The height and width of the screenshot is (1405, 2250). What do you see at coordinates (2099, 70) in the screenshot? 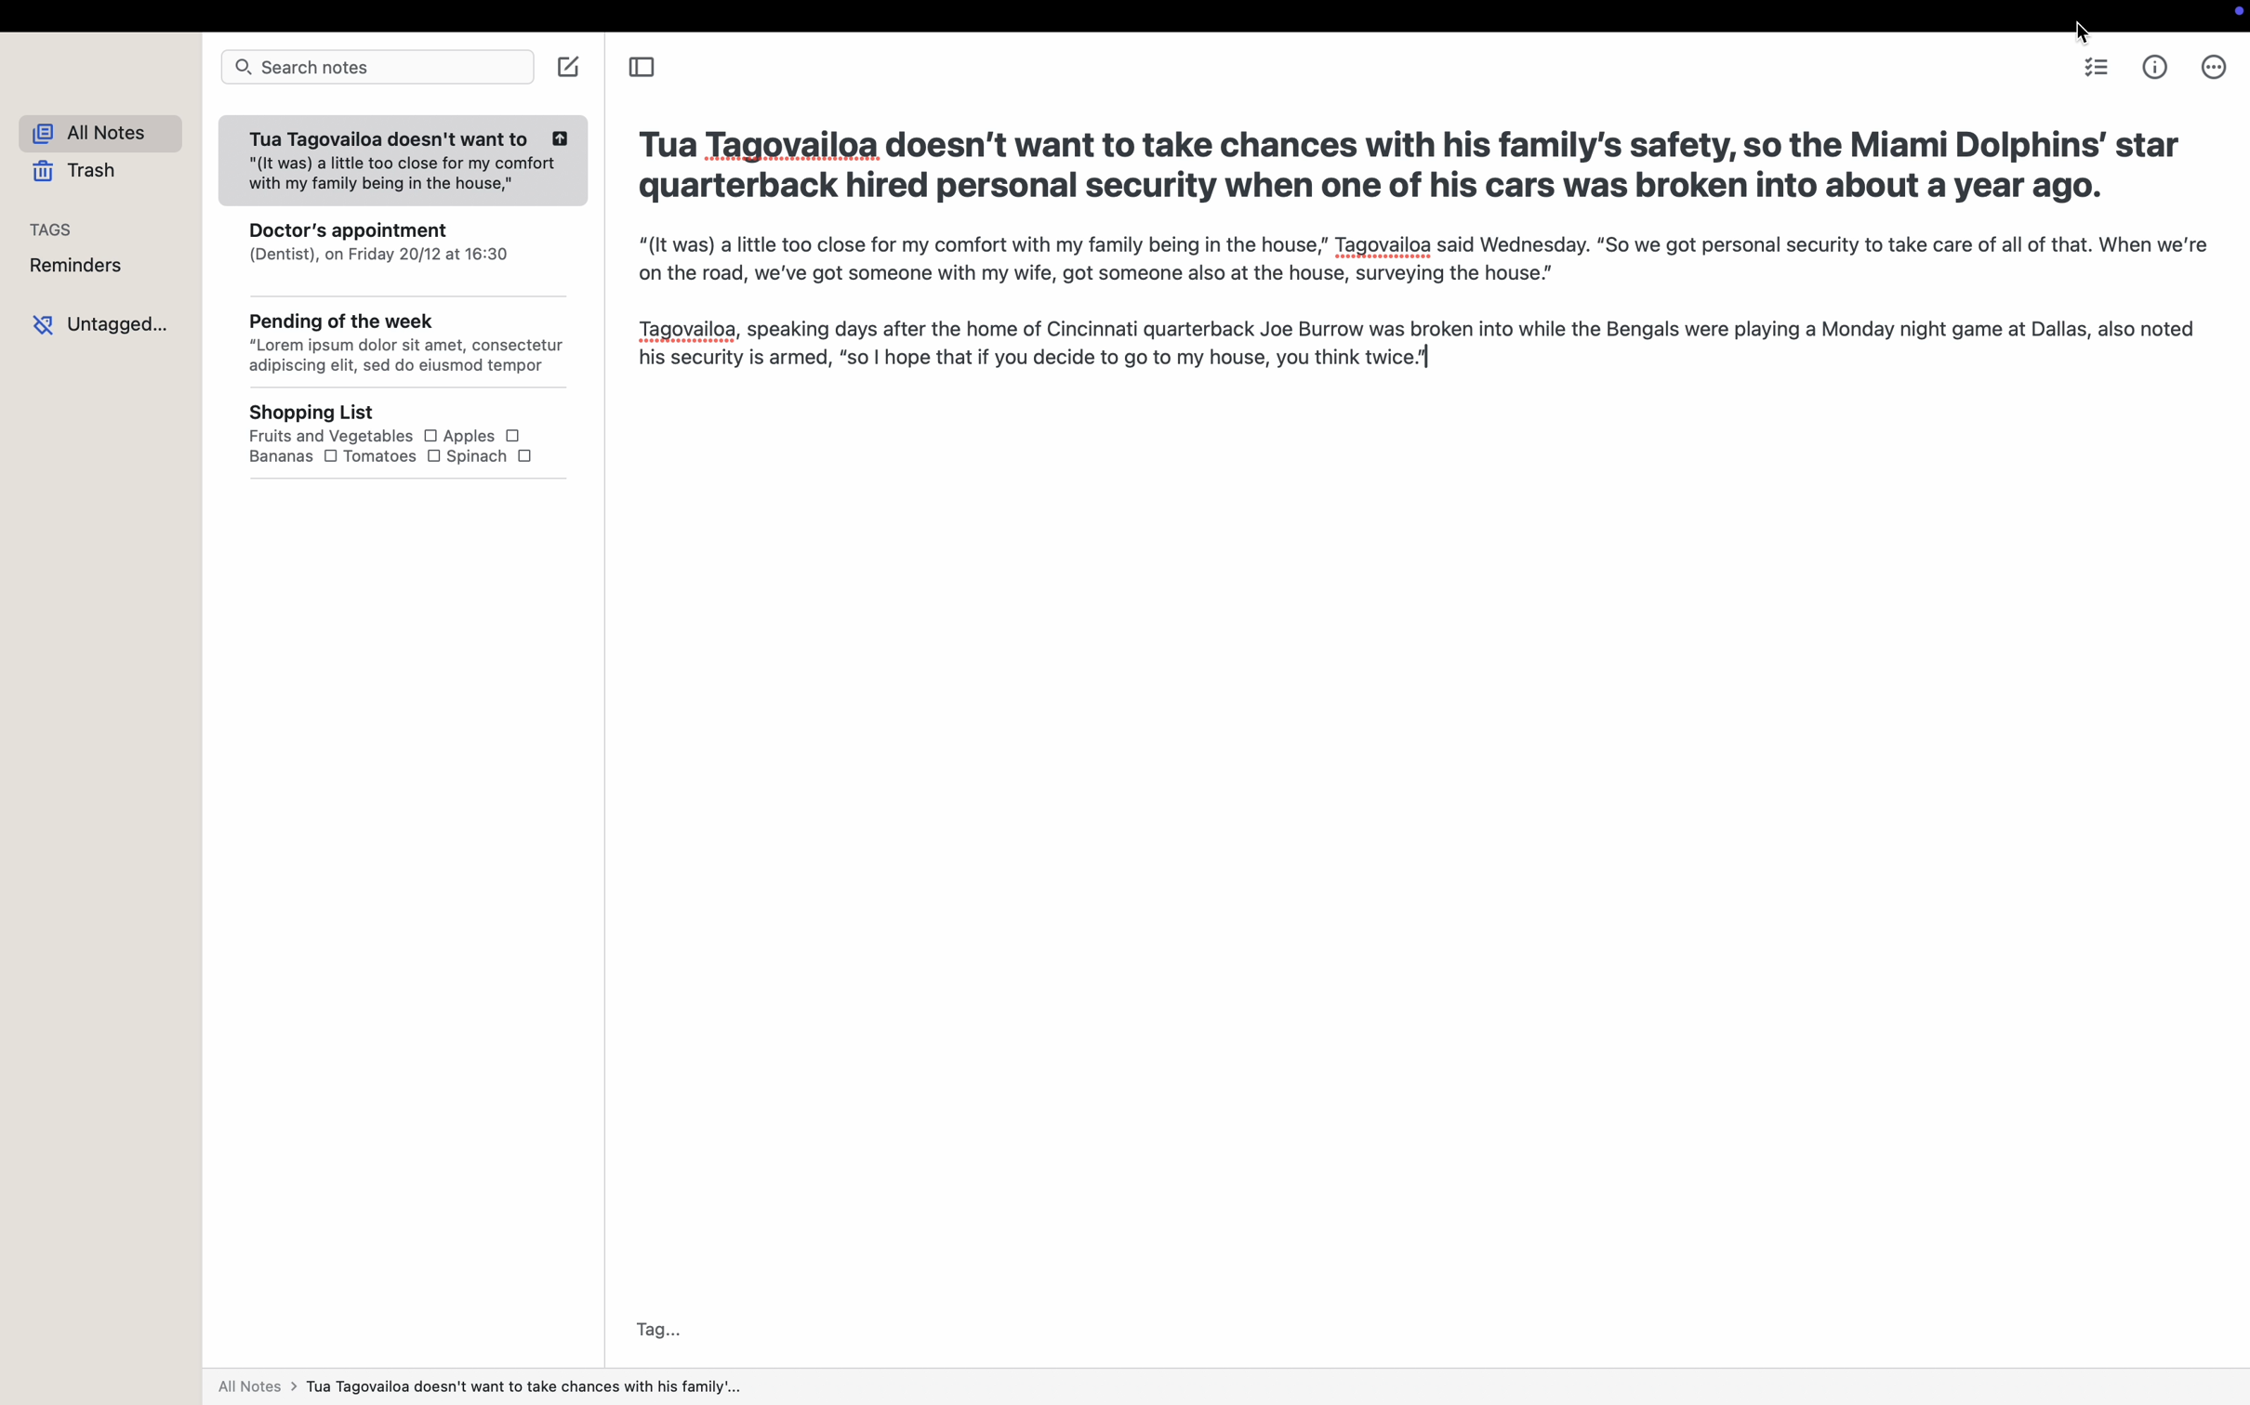
I see `check list` at bounding box center [2099, 70].